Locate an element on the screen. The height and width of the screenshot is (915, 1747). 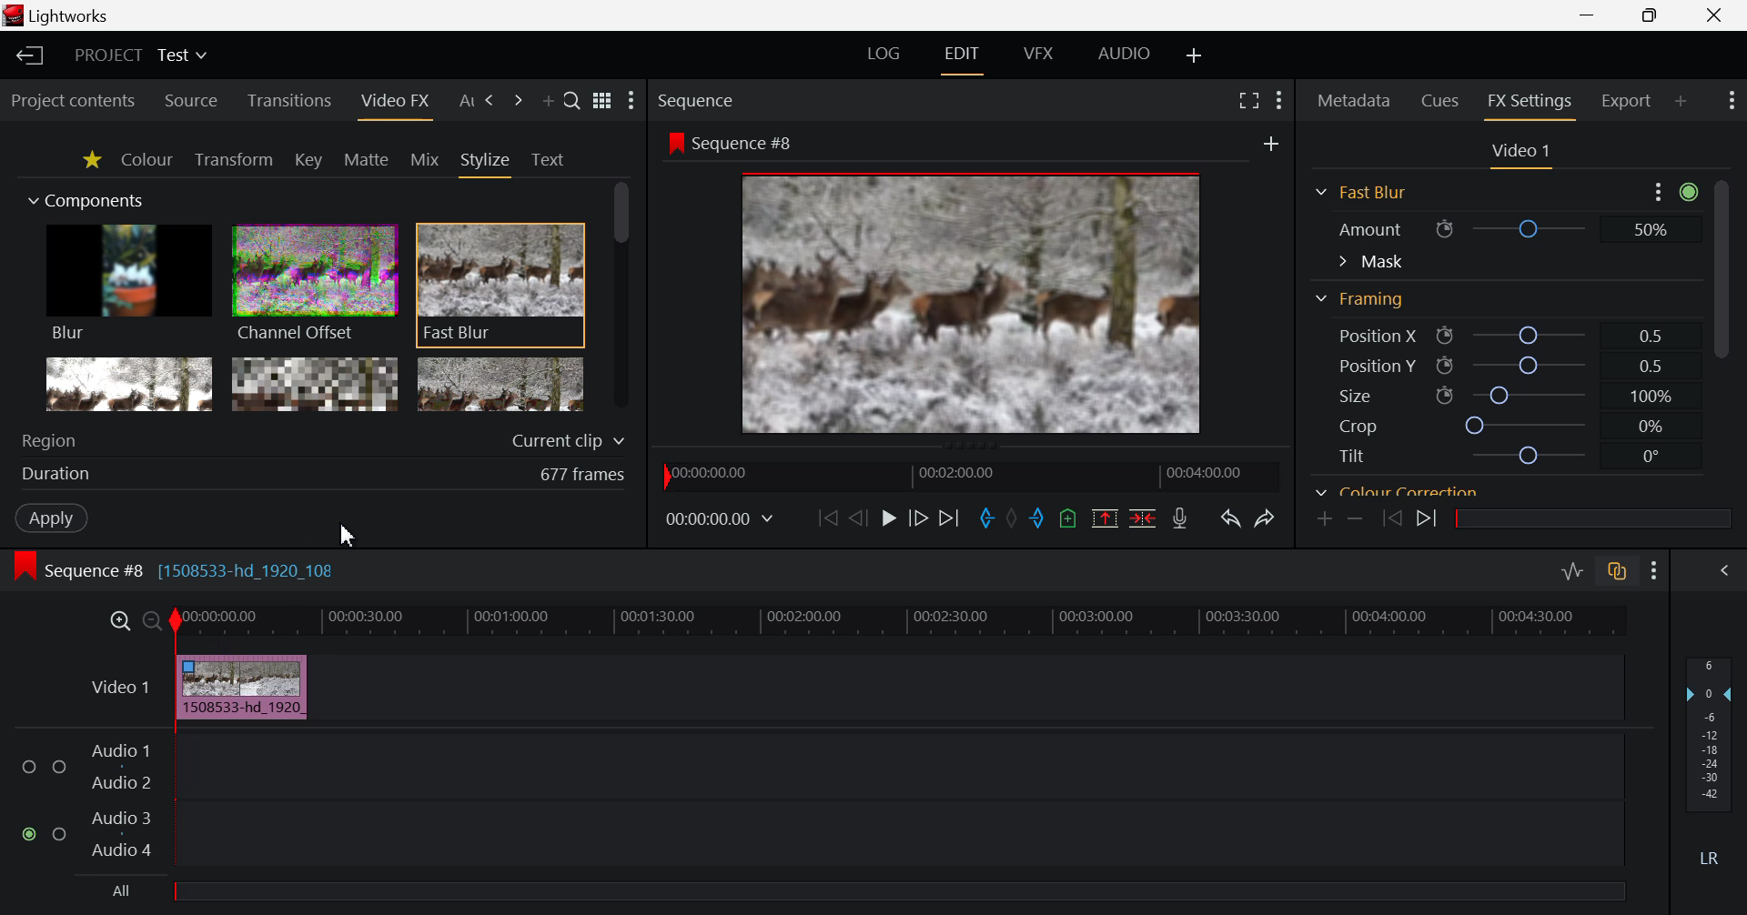
Minimize is located at coordinates (1652, 15).